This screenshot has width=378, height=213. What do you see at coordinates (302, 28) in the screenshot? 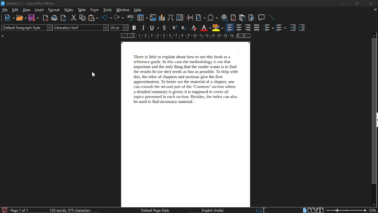
I see `decrease indent` at bounding box center [302, 28].